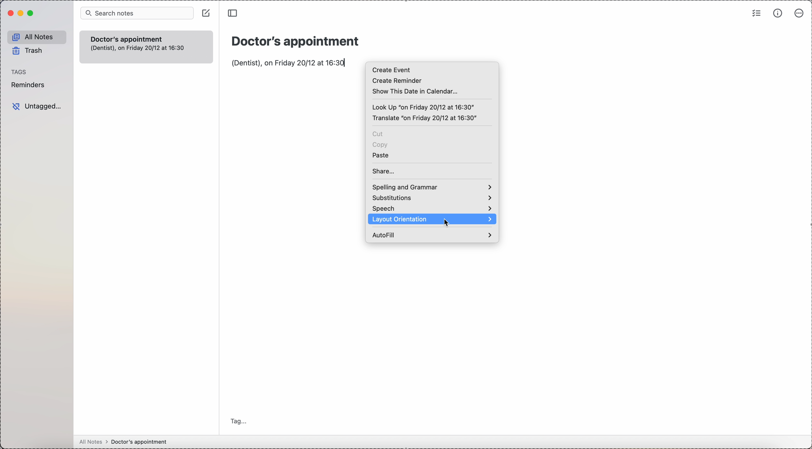 This screenshot has width=812, height=449. Describe the element at coordinates (234, 14) in the screenshot. I see `toggle sidebar` at that location.